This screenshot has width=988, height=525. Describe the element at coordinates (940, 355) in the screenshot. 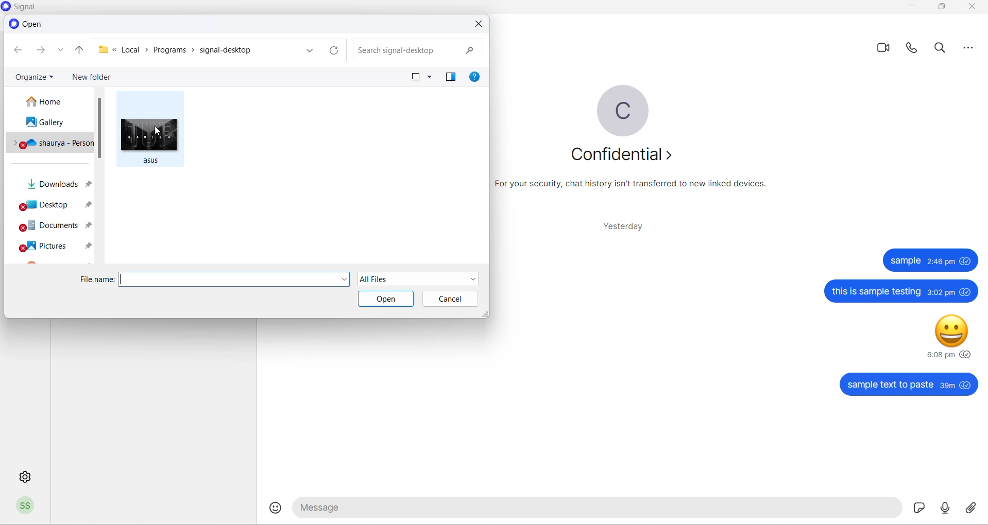

I see `6:06 pm` at that location.